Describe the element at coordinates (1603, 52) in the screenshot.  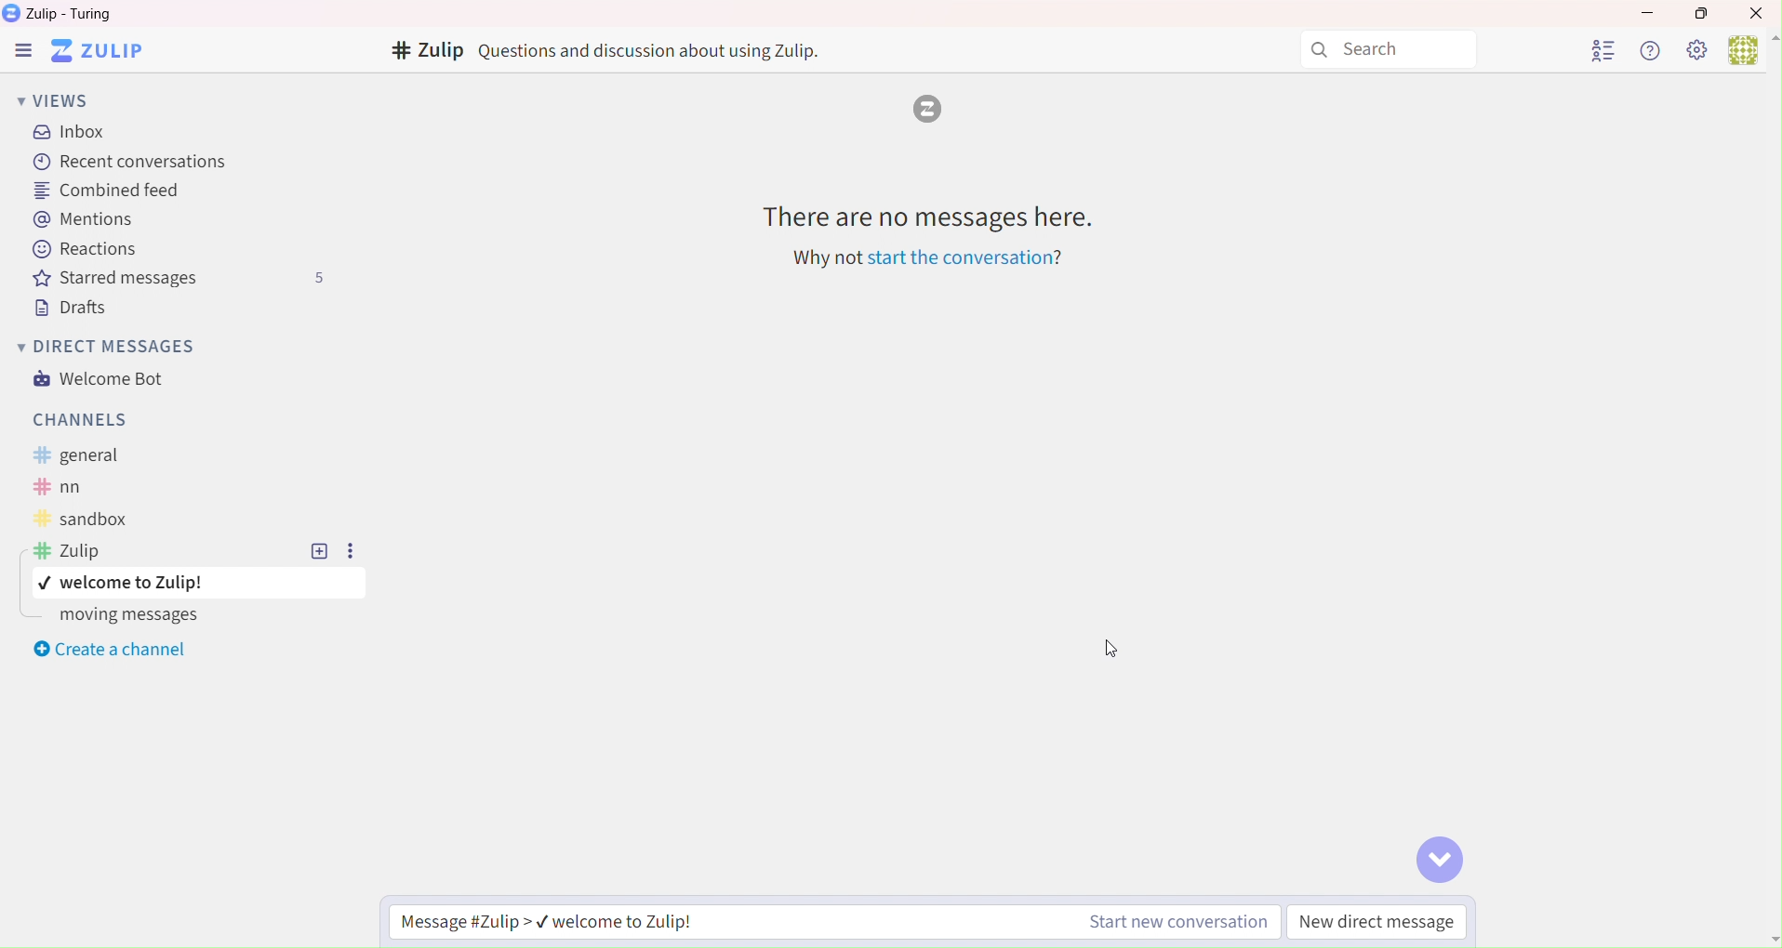
I see `User` at that location.